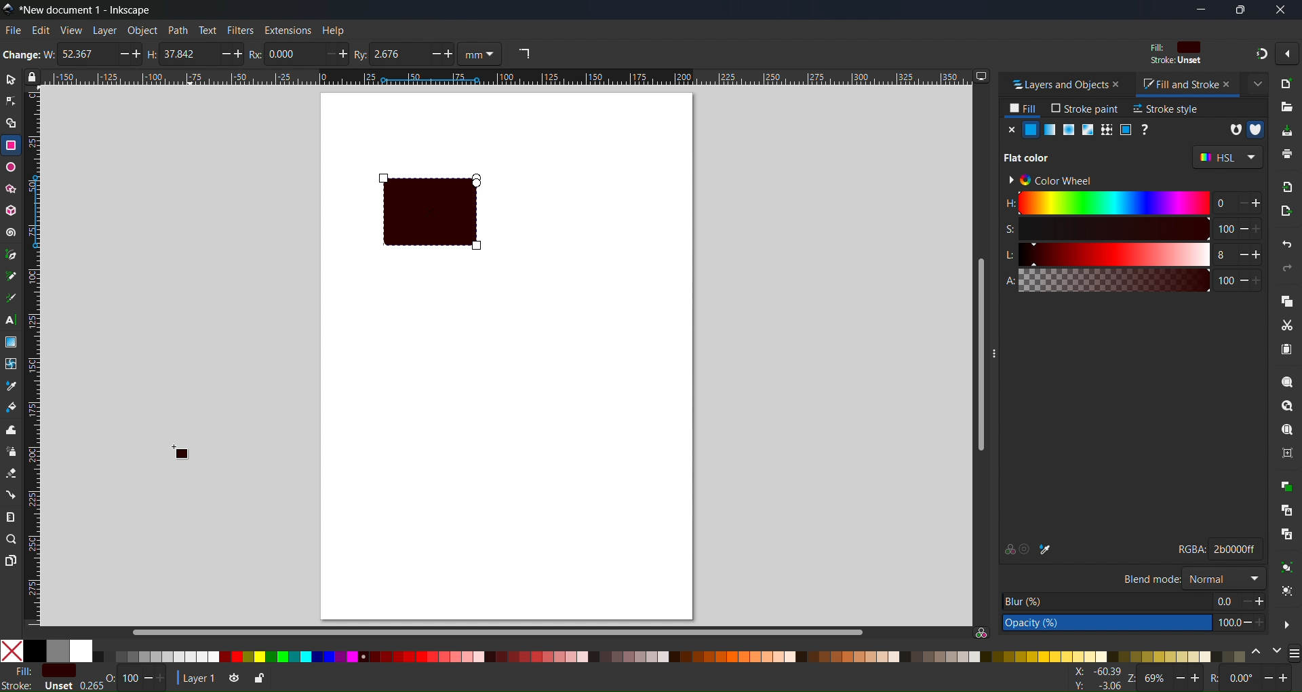  Describe the element at coordinates (1256, 130) in the screenshot. I see `non zero` at that location.